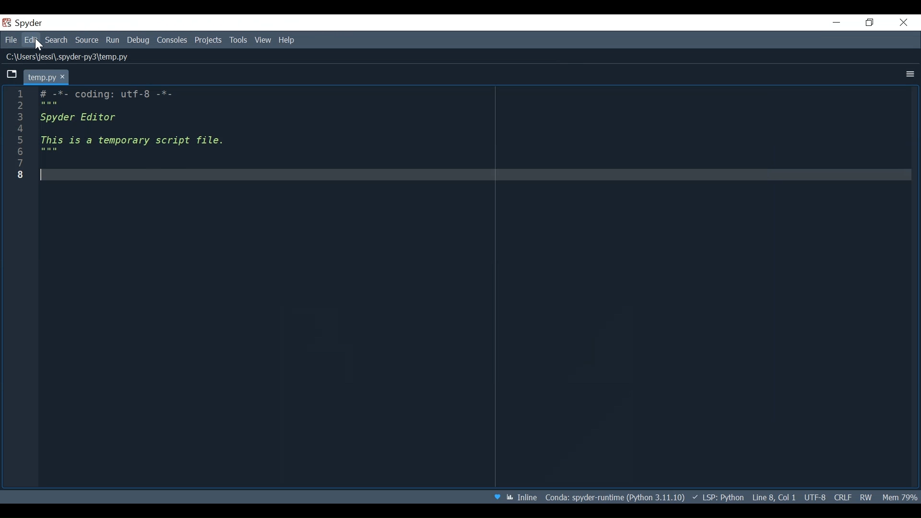  Describe the element at coordinates (238, 40) in the screenshot. I see `Tools` at that location.